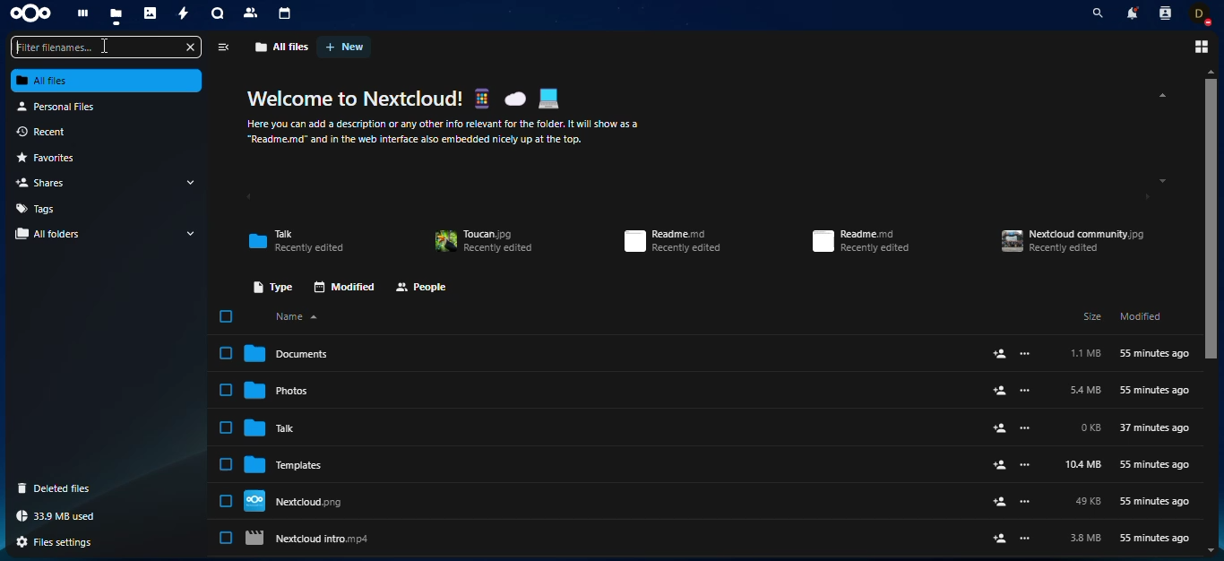 This screenshot has width=1224, height=561. What do you see at coordinates (1164, 13) in the screenshot?
I see `contacts` at bounding box center [1164, 13].